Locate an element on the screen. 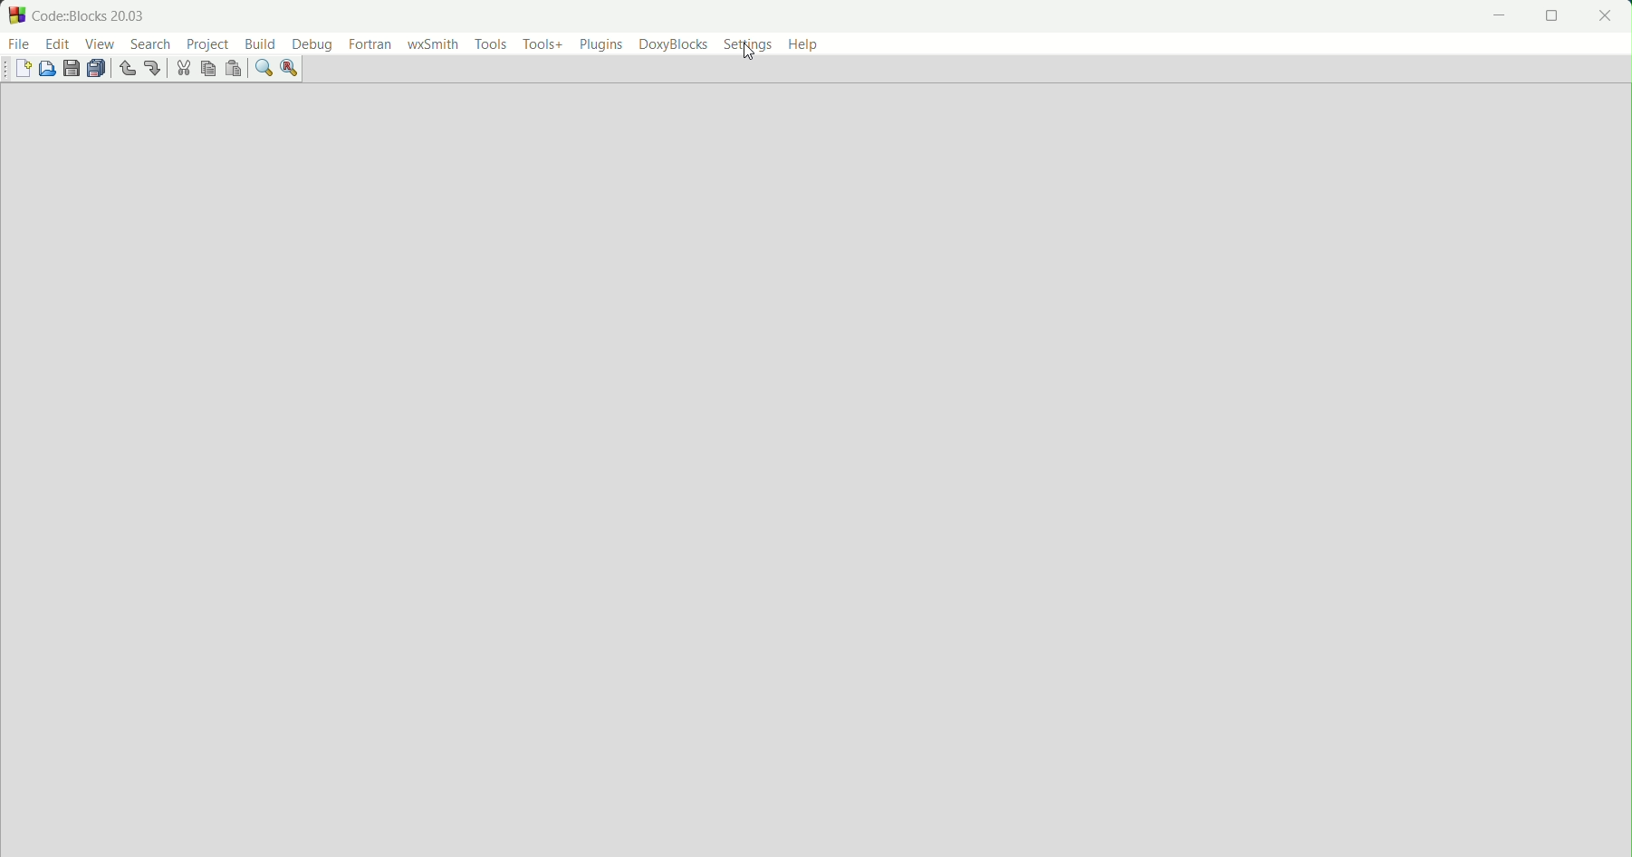  fortran is located at coordinates (370, 45).